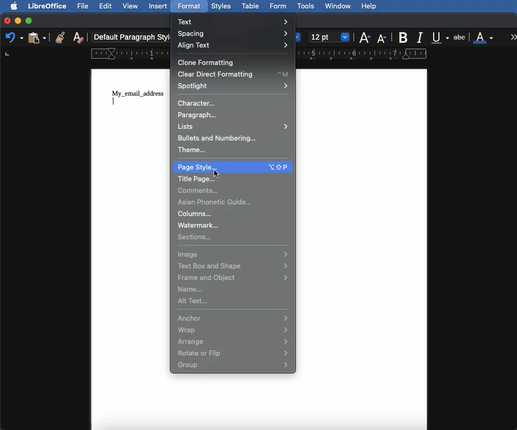 The image size is (517, 430). I want to click on Form, so click(278, 6).